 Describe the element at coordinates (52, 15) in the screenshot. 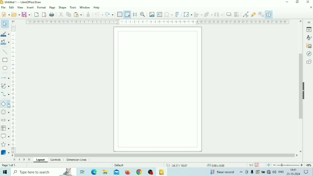

I see `Print` at that location.